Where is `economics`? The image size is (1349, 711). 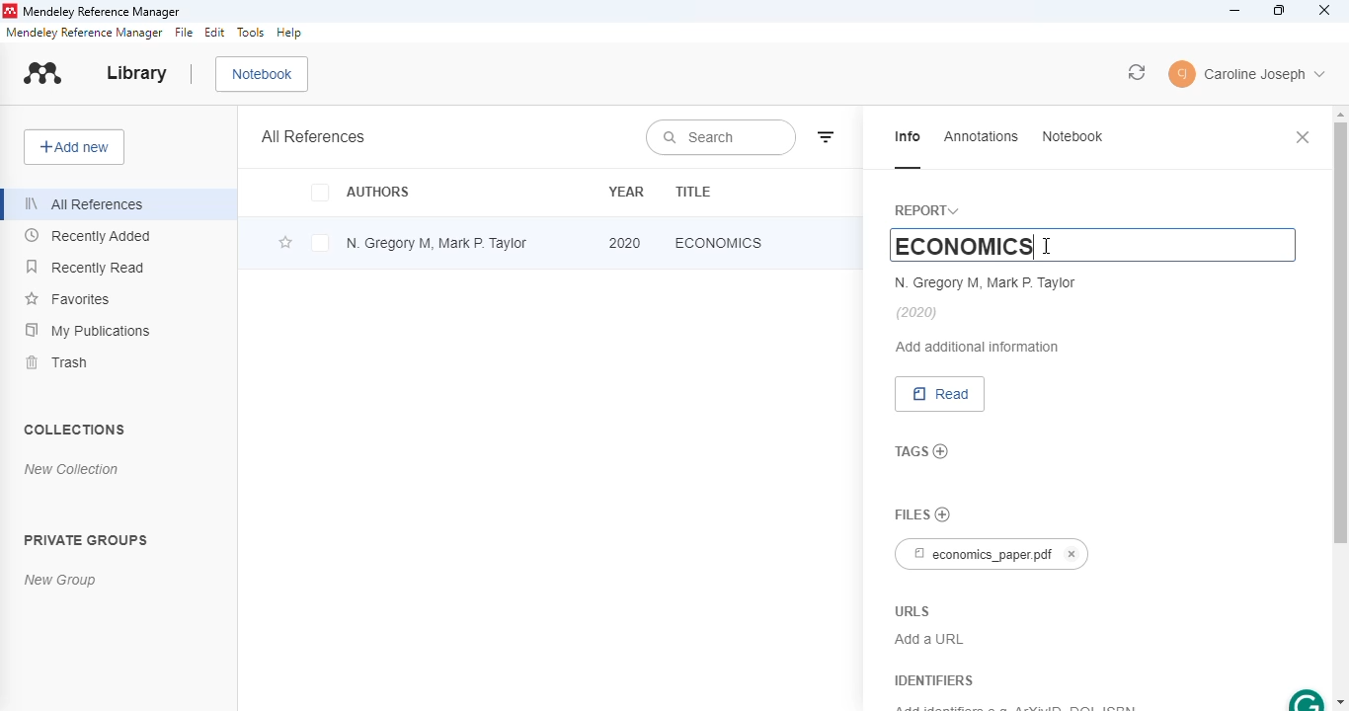 economics is located at coordinates (719, 242).